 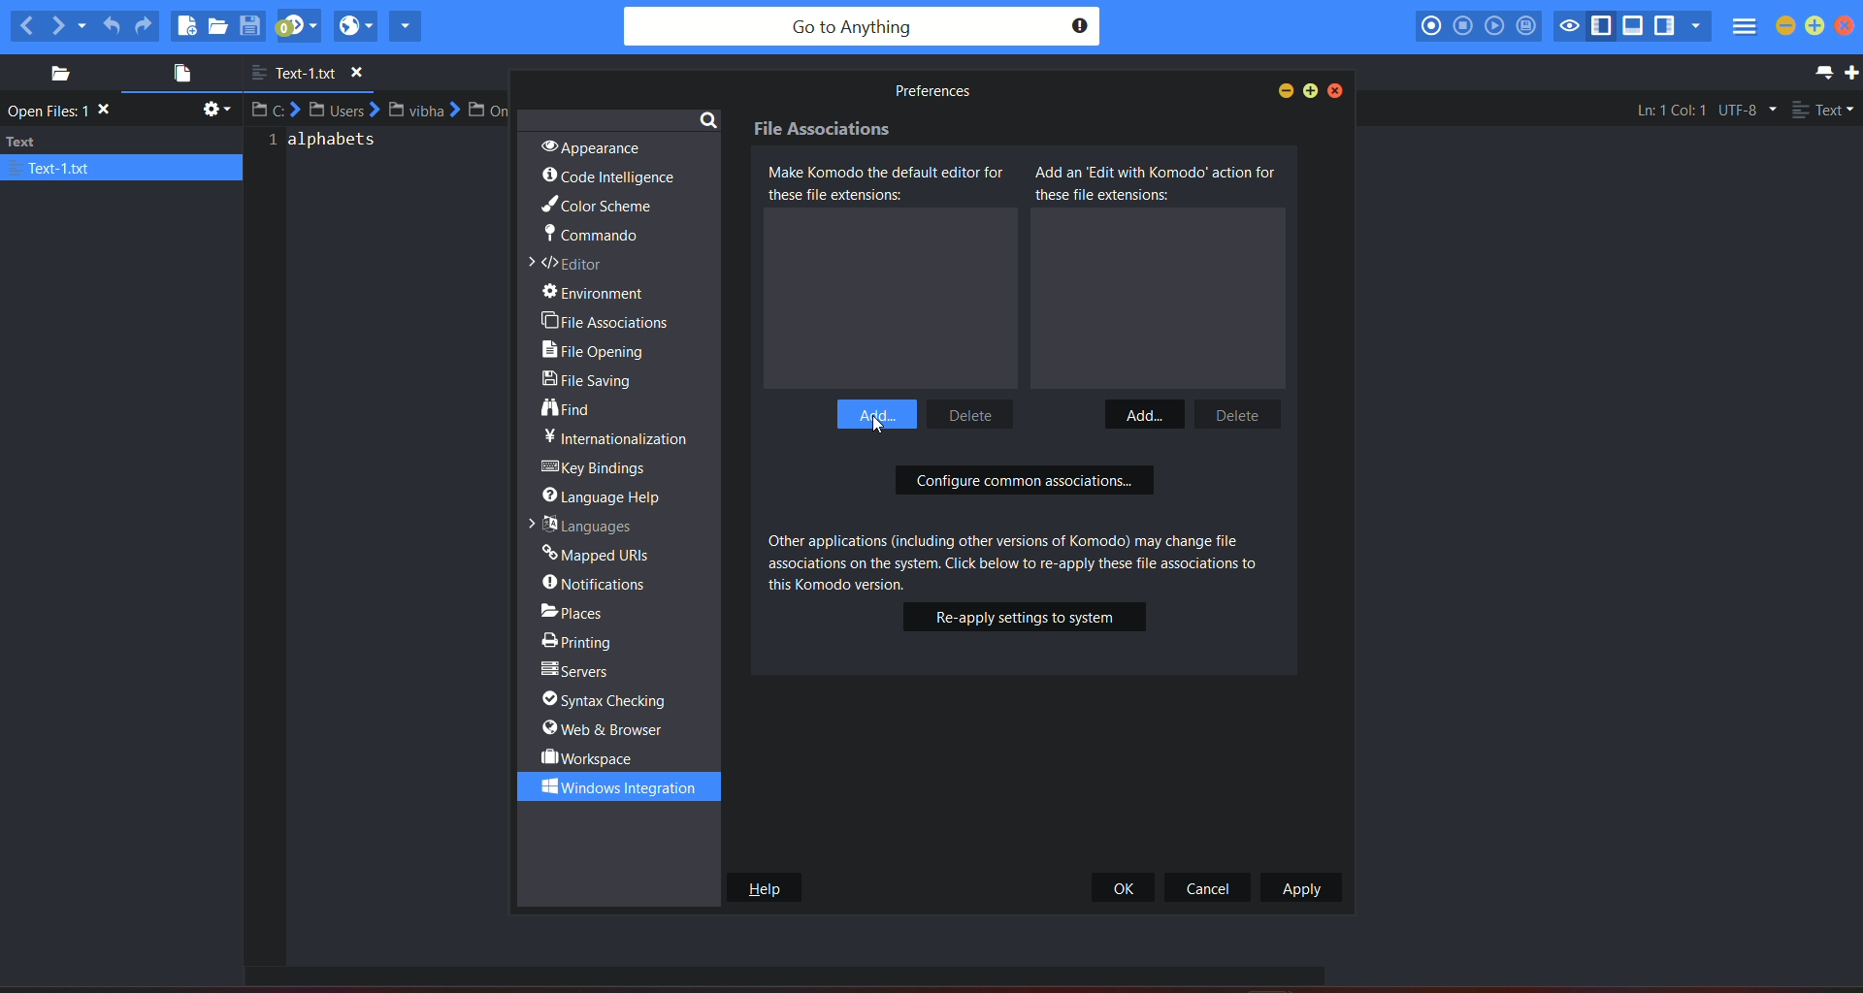 I want to click on find, so click(x=569, y=409).